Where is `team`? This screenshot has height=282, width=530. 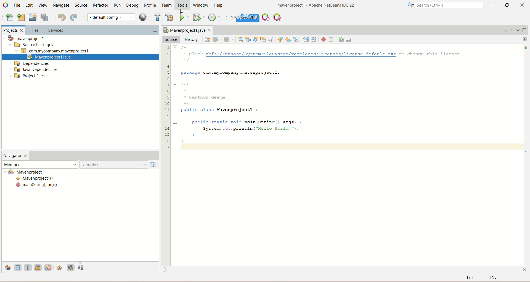 team is located at coordinates (167, 6).